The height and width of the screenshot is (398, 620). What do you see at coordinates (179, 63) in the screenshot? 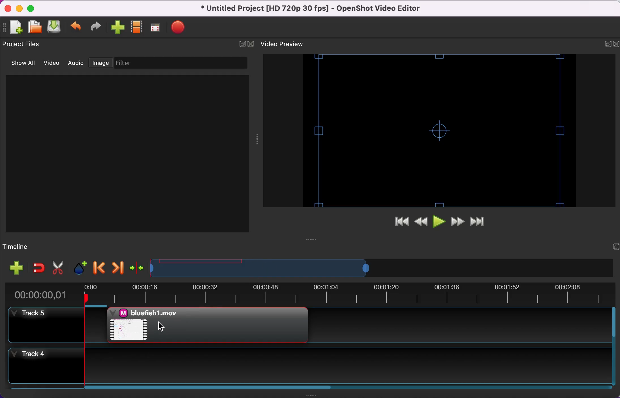
I see `filter` at bounding box center [179, 63].